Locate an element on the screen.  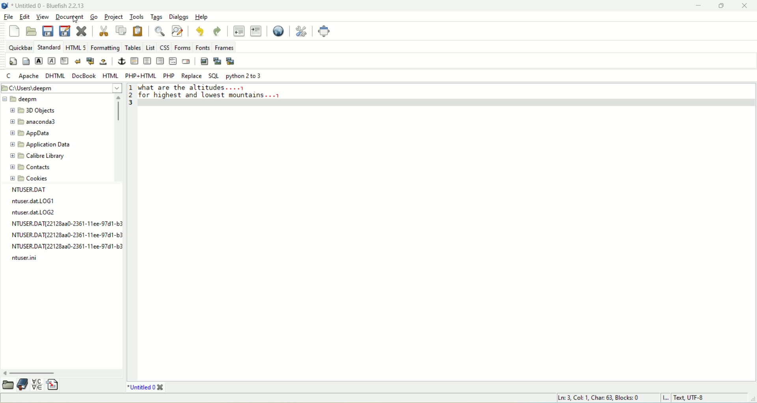
text, UTF-8 is located at coordinates (694, 398).